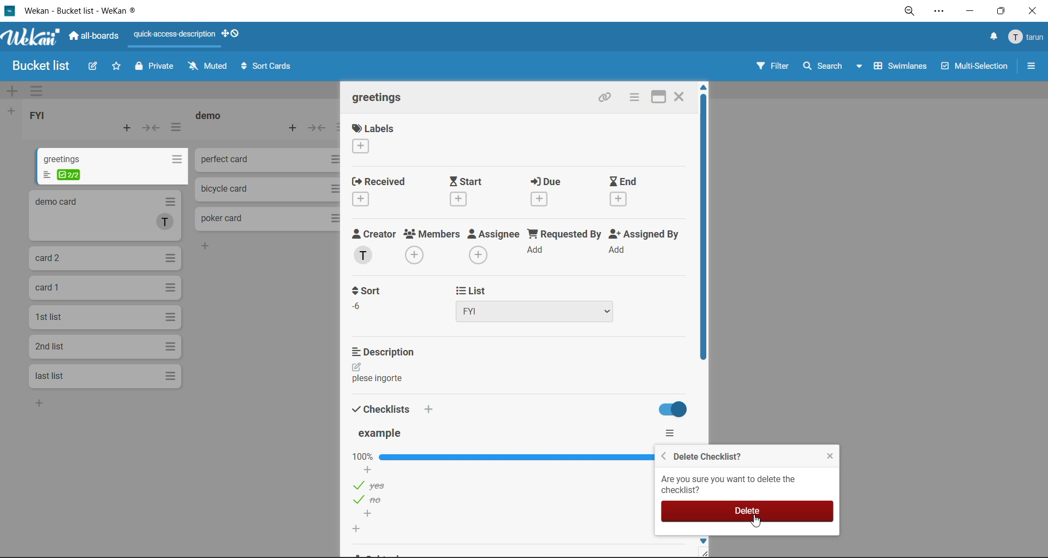 The image size is (1048, 558). I want to click on received, so click(378, 191).